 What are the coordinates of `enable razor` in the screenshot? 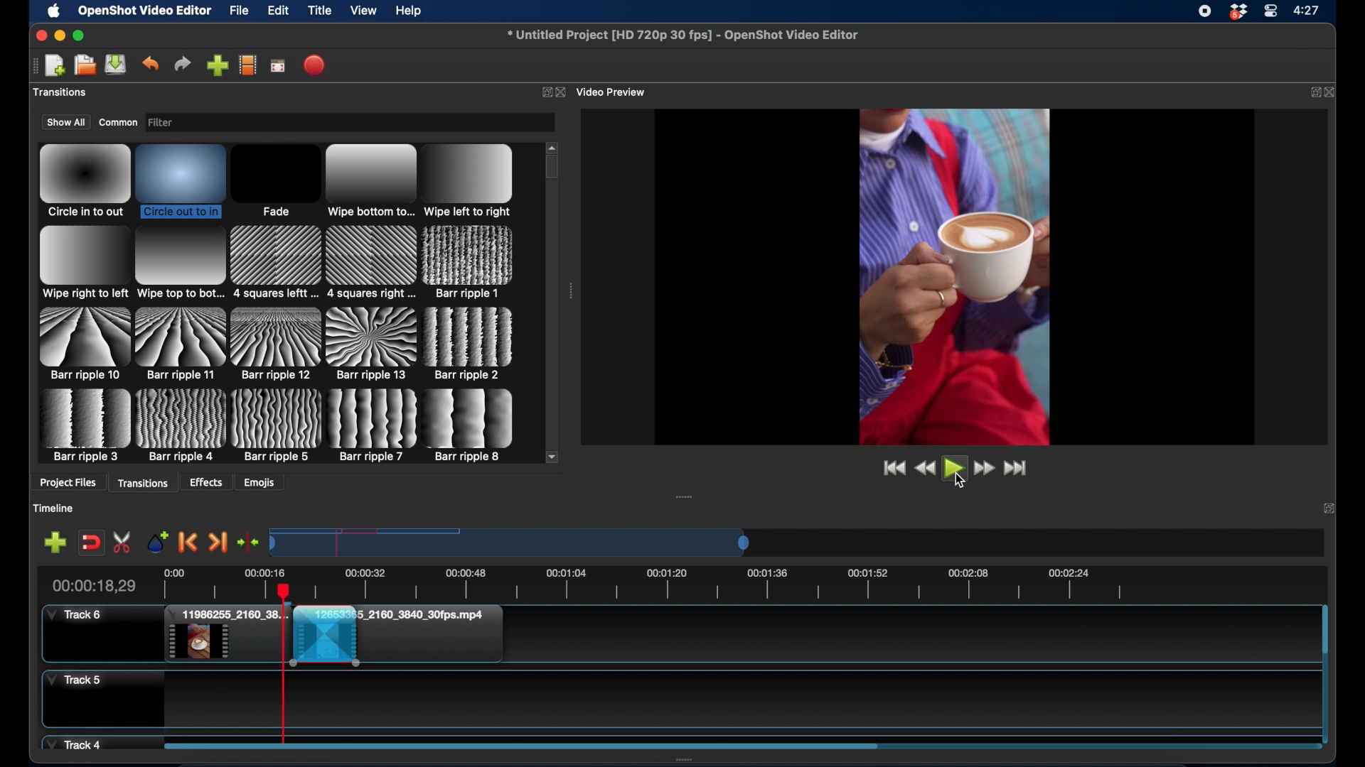 It's located at (124, 542).